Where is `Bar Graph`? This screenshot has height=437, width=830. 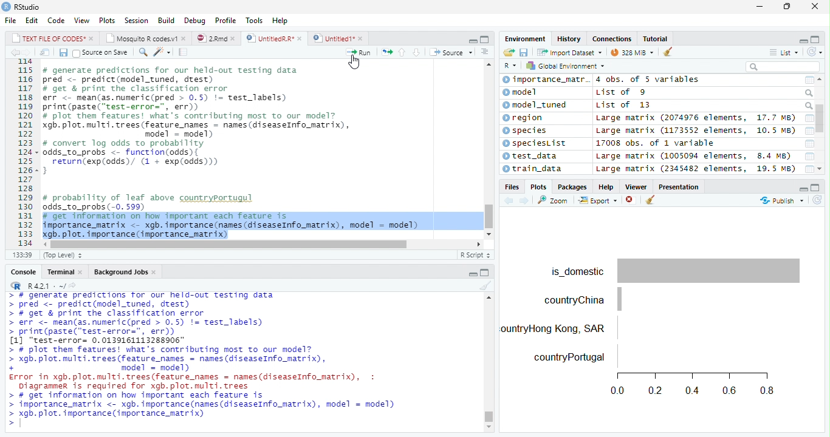 Bar Graph is located at coordinates (658, 325).